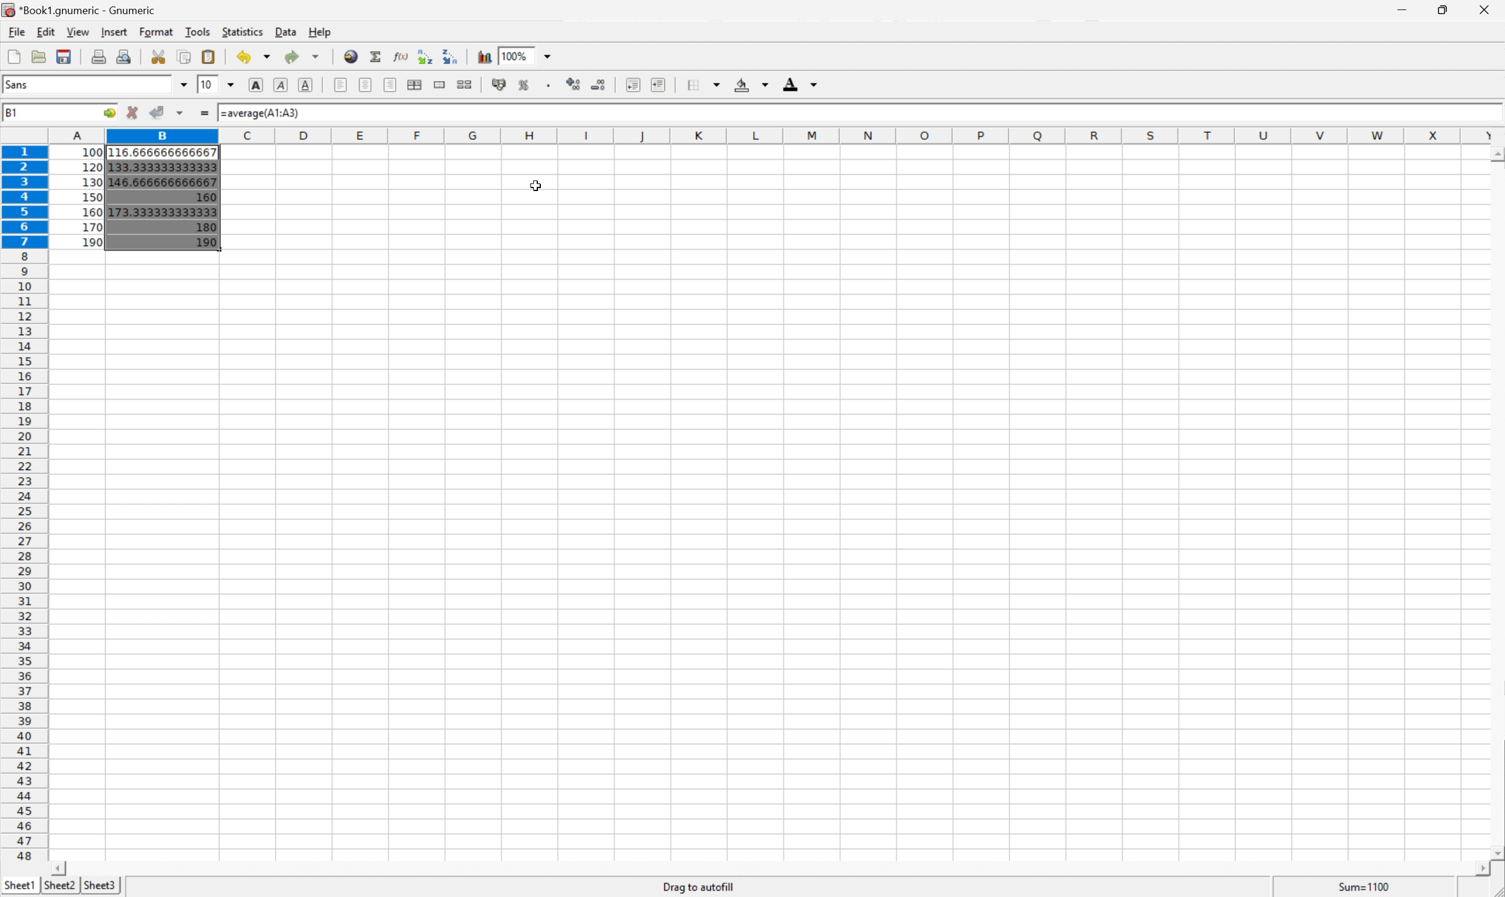  What do you see at coordinates (60, 886) in the screenshot?
I see `Sheet2` at bounding box center [60, 886].